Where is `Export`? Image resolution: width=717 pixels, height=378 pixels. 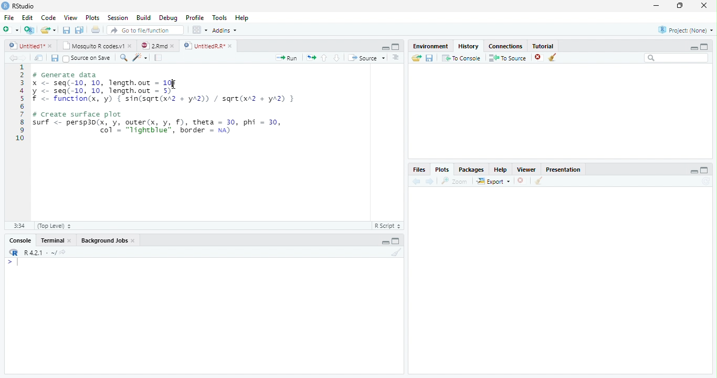
Export is located at coordinates (493, 181).